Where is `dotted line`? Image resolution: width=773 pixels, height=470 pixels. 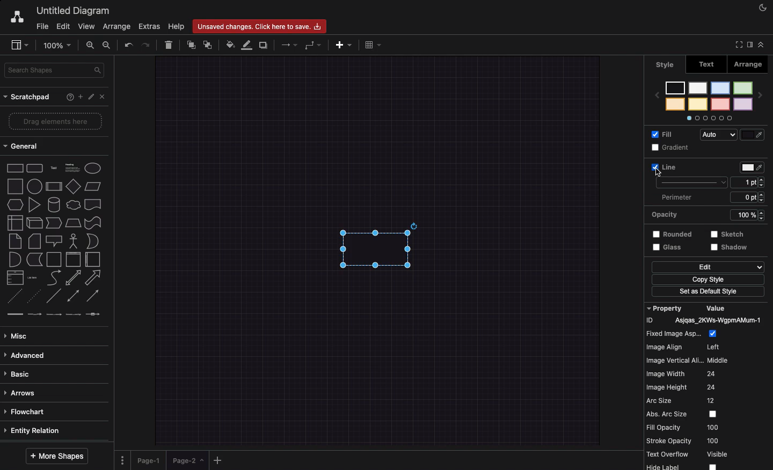
dotted line is located at coordinates (35, 297).